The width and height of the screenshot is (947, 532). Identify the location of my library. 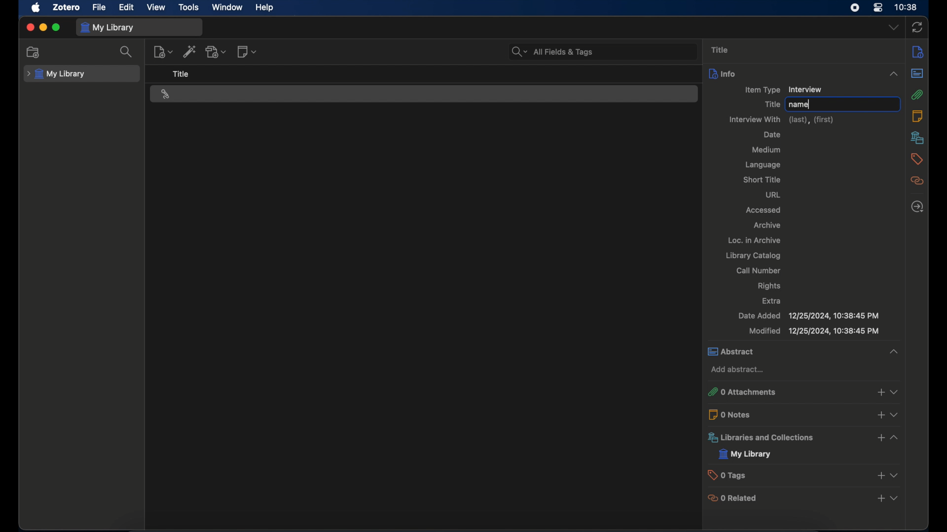
(107, 28).